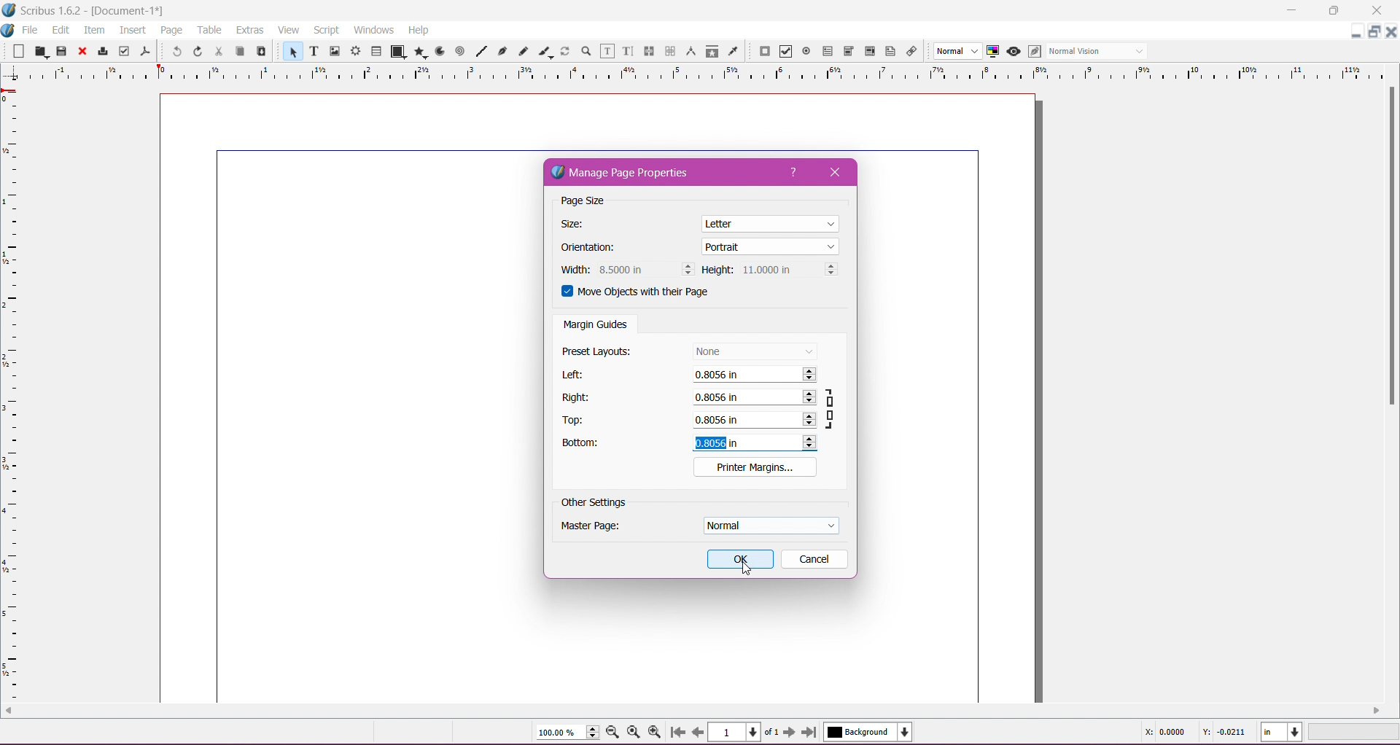 The height and width of the screenshot is (745, 1400). I want to click on Select the current page, so click(744, 732).